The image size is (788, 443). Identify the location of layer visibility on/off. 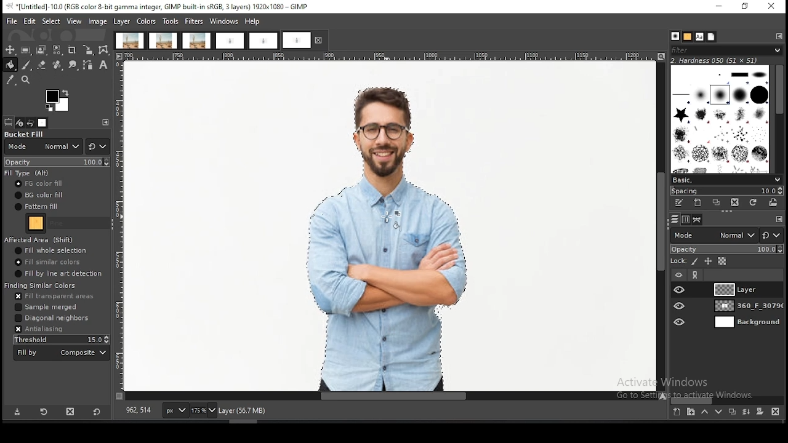
(680, 323).